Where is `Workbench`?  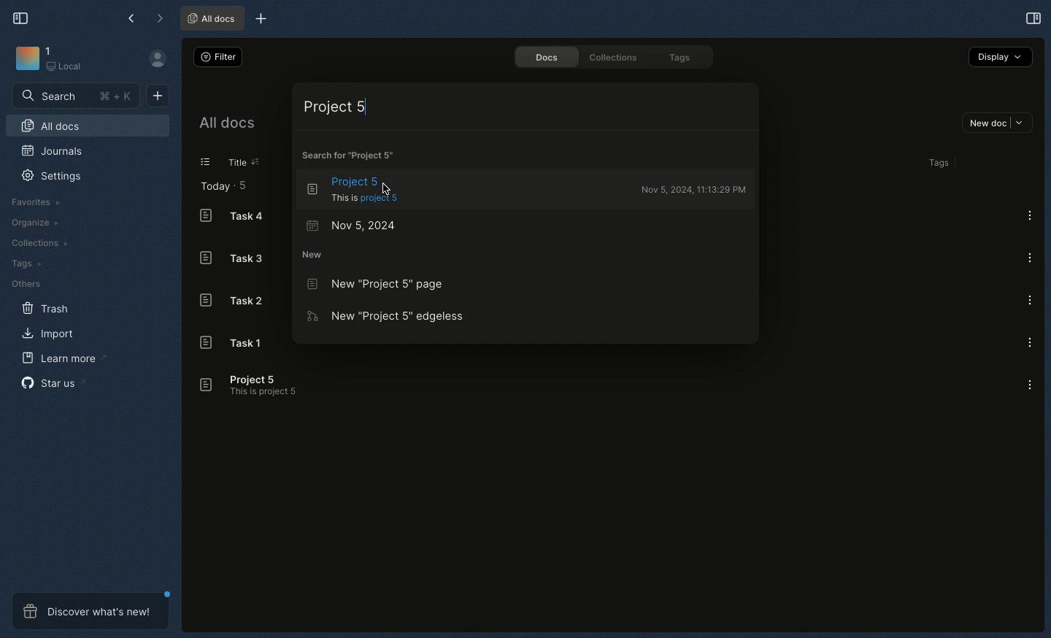 Workbench is located at coordinates (58, 61).